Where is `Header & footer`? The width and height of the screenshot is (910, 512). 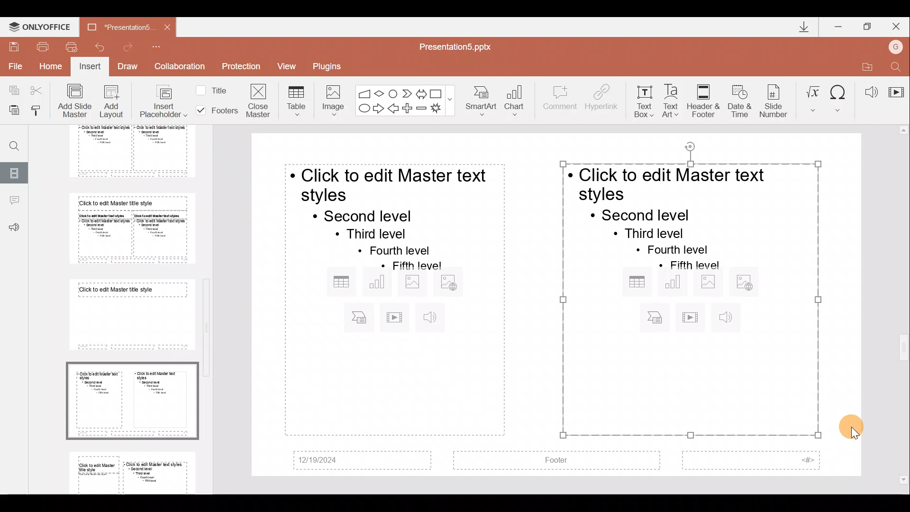
Header & footer is located at coordinates (703, 101).